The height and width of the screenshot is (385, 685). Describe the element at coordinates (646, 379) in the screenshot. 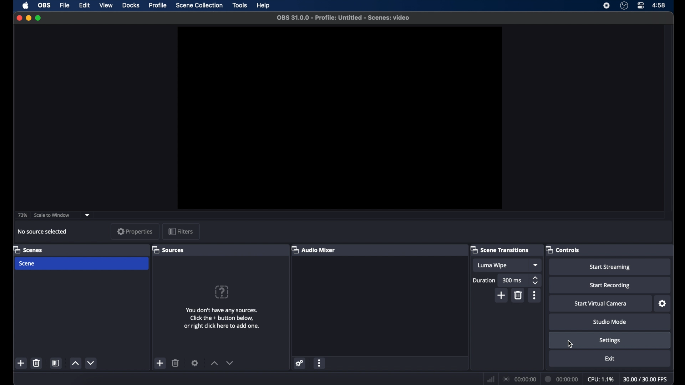

I see `30.00/30.00 fps` at that location.